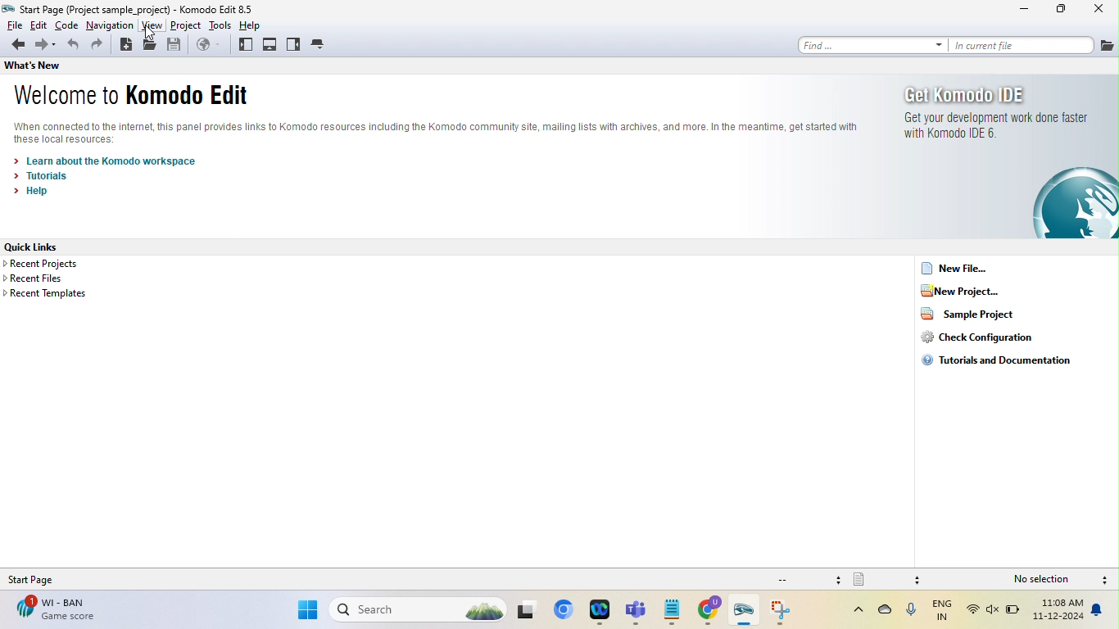 This screenshot has width=1119, height=629. What do you see at coordinates (673, 611) in the screenshot?
I see `apps on taskbar` at bounding box center [673, 611].